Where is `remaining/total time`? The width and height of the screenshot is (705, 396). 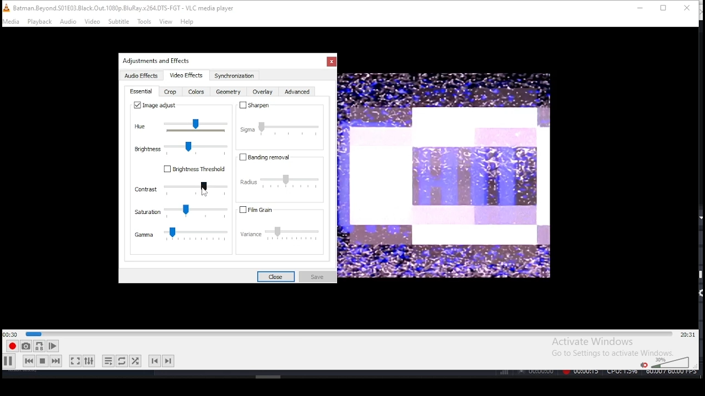 remaining/total time is located at coordinates (687, 334).